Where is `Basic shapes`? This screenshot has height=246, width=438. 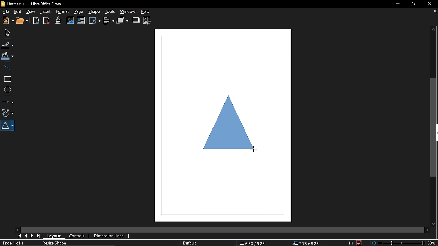 Basic shapes is located at coordinates (8, 125).